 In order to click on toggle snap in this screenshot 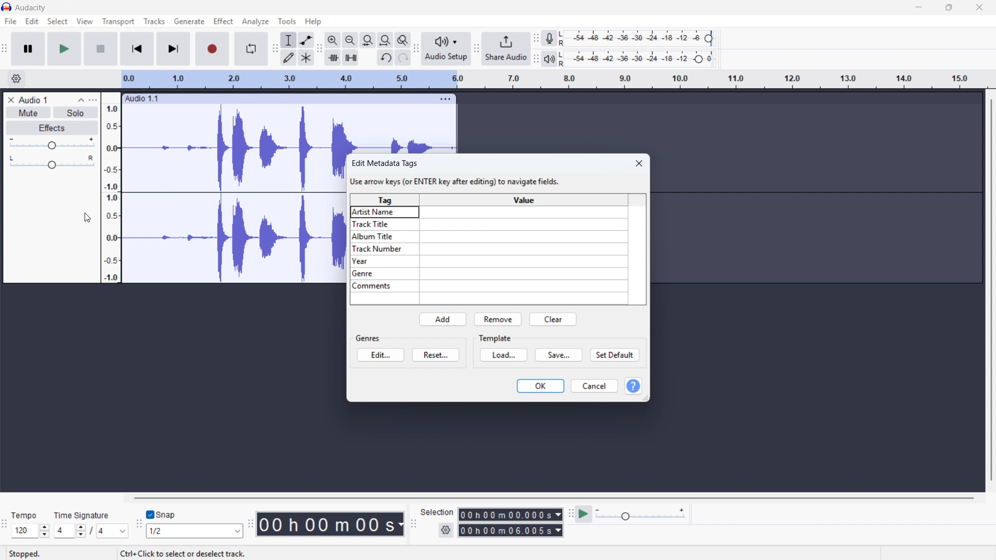, I will do `click(161, 515)`.